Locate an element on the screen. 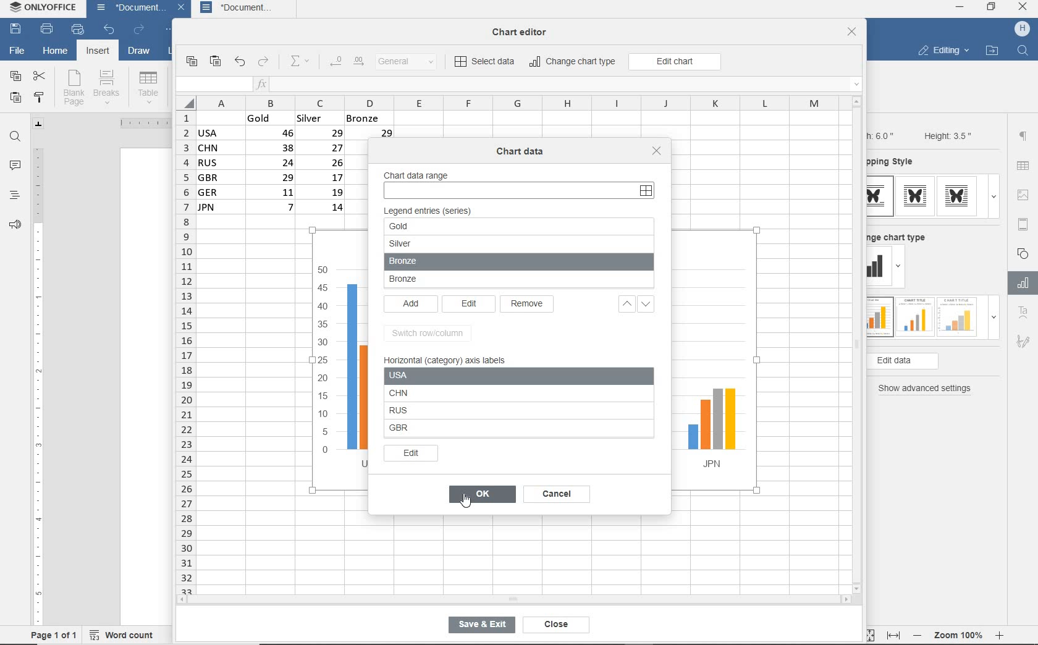 Image resolution: width=1038 pixels, height=645 pixels. document name is located at coordinates (127, 9).